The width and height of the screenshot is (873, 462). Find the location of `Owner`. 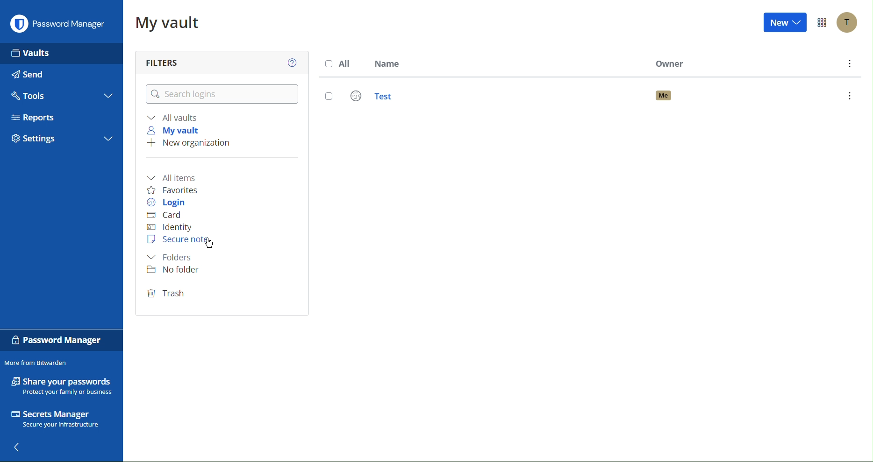

Owner is located at coordinates (669, 65).